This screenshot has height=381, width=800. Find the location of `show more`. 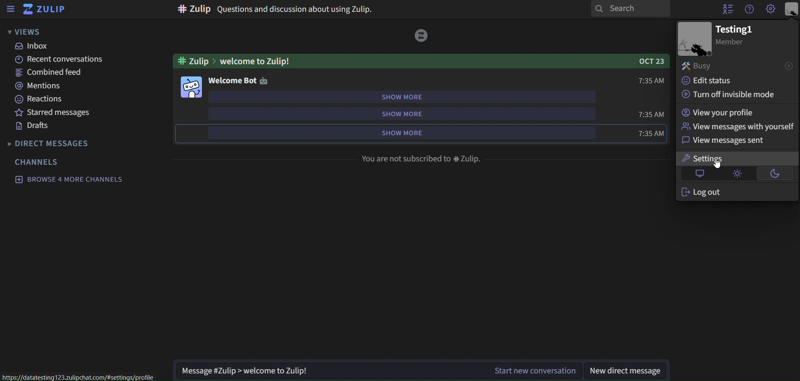

show more is located at coordinates (402, 98).